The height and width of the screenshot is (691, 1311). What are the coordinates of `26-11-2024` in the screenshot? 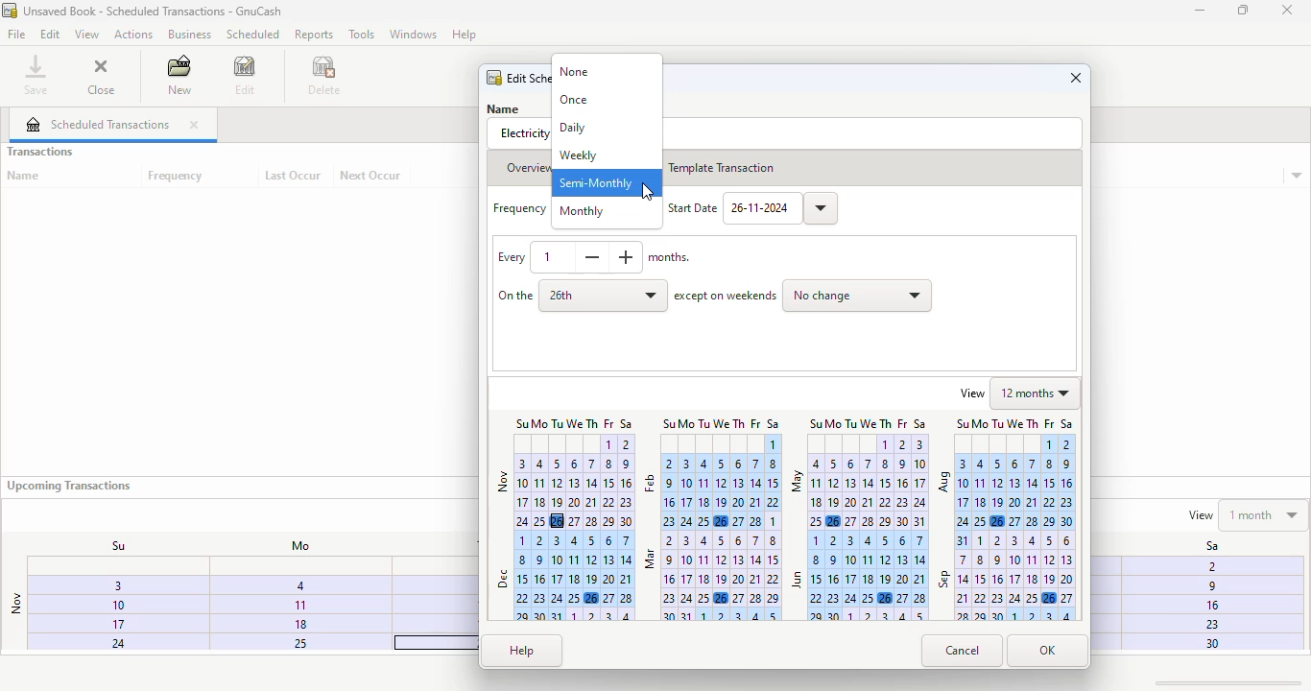 It's located at (781, 208).